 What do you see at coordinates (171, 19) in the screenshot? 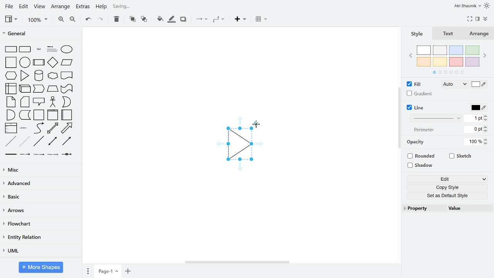
I see `fill line` at bounding box center [171, 19].